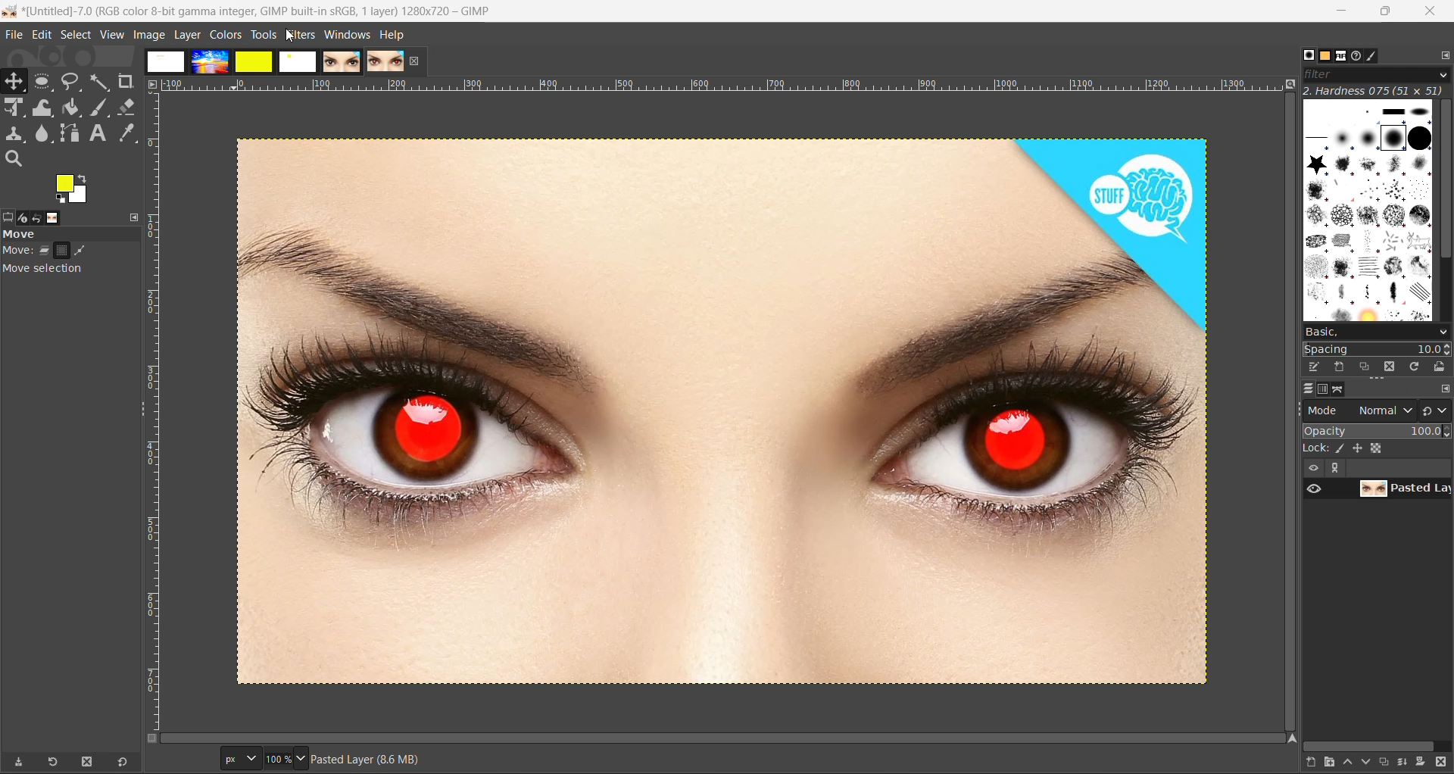 The image size is (1454, 774). Describe the element at coordinates (75, 34) in the screenshot. I see `select` at that location.